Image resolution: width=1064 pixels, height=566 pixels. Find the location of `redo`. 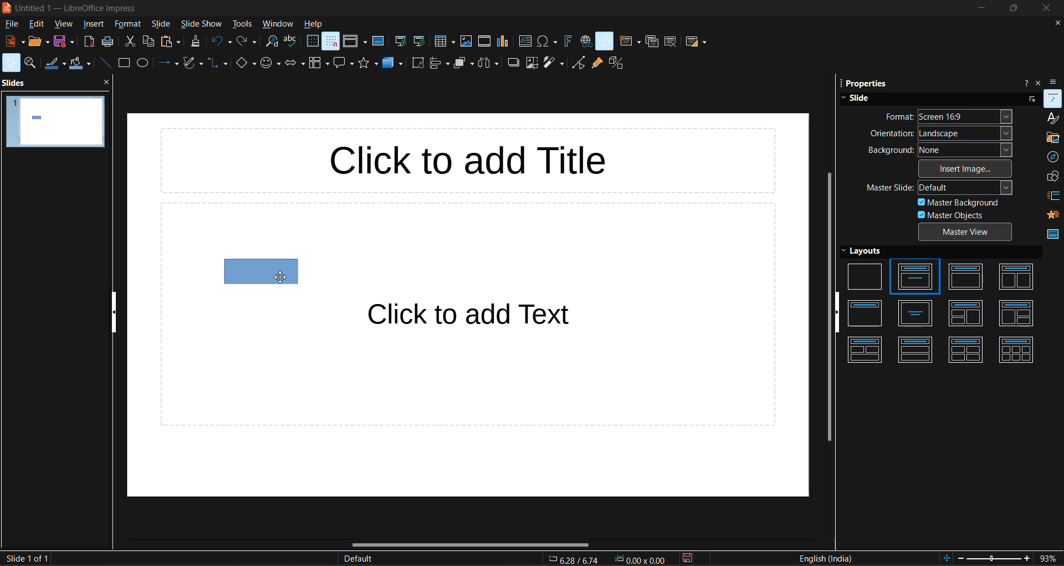

redo is located at coordinates (246, 42).